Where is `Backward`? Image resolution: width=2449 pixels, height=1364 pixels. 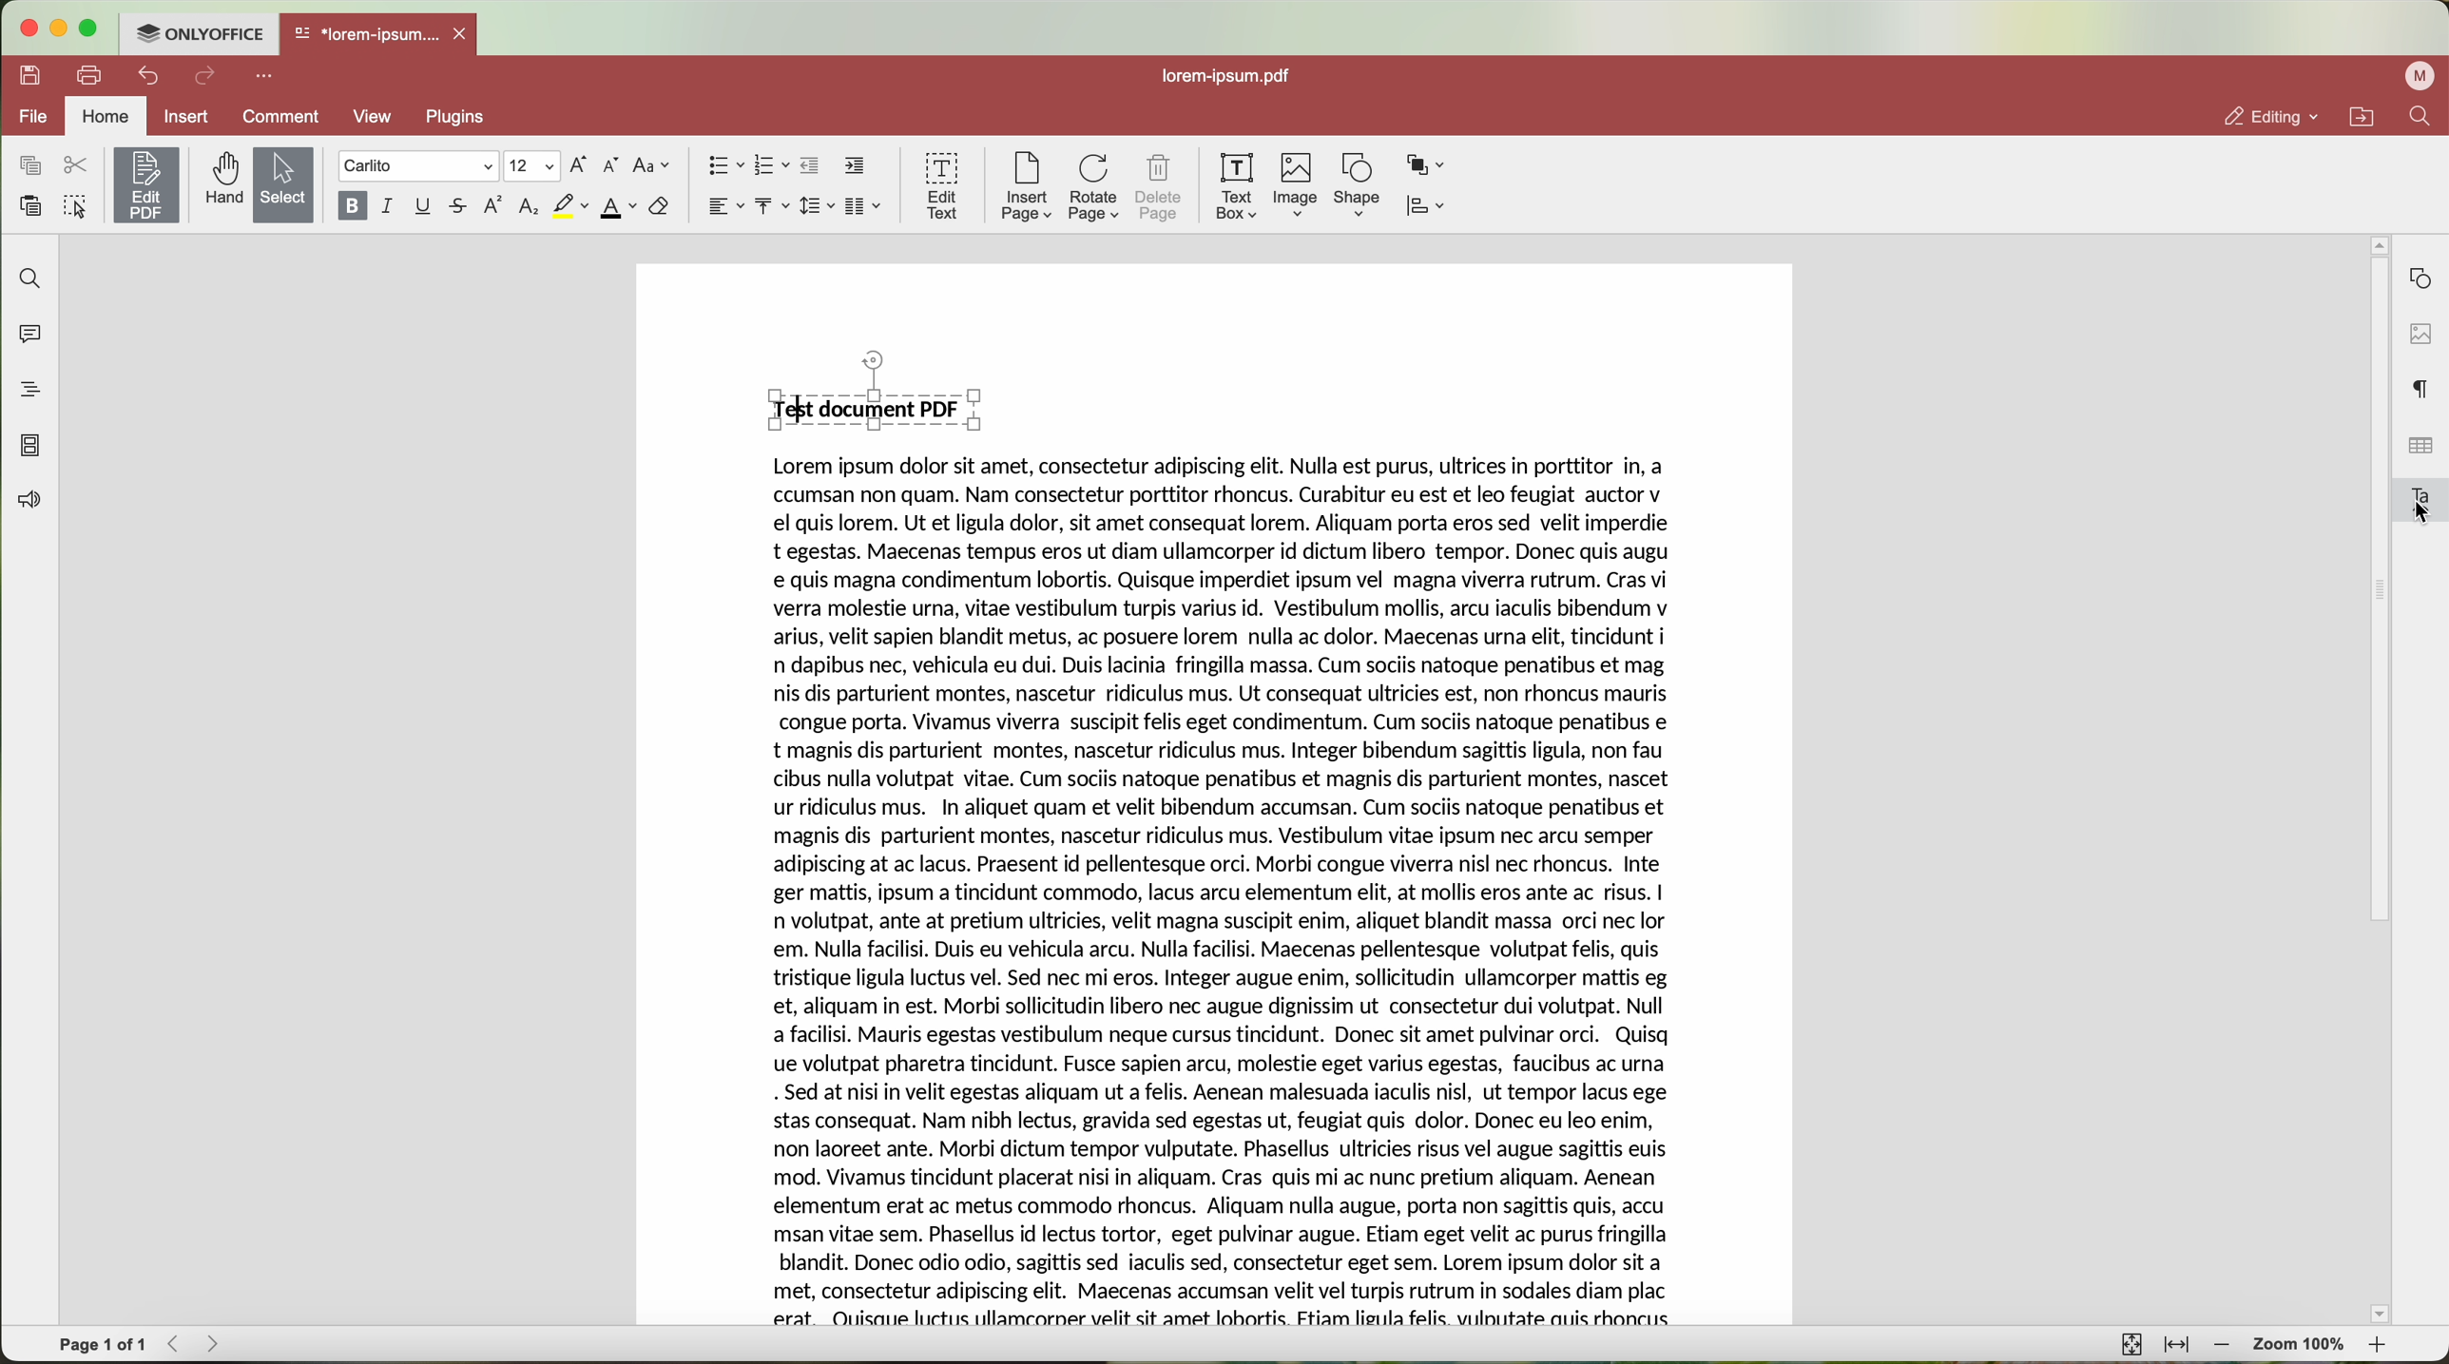
Backward is located at coordinates (177, 1344).